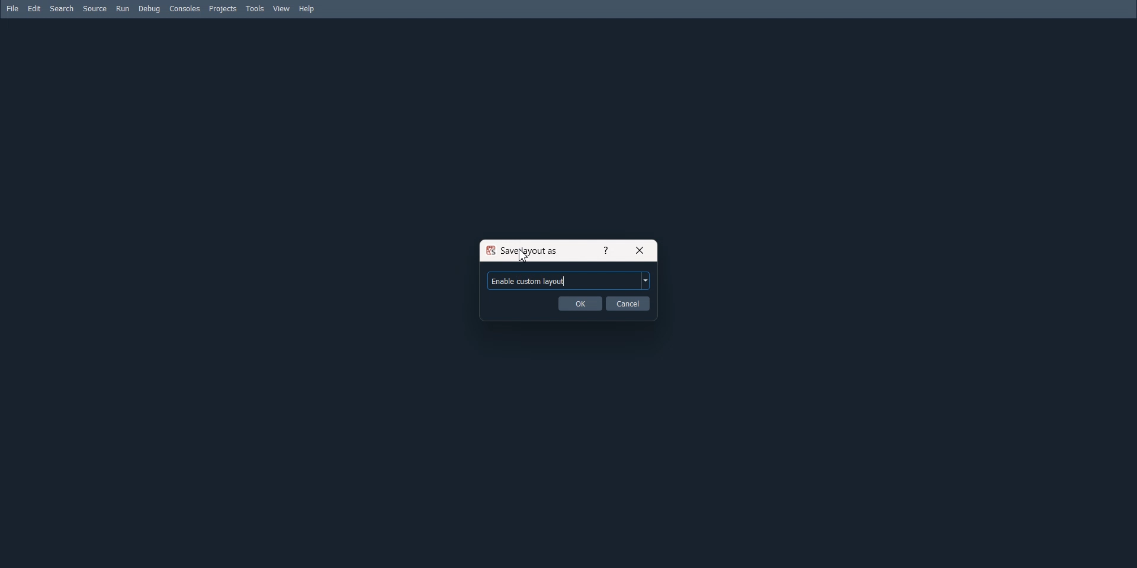 The image size is (1137, 568). What do you see at coordinates (149, 9) in the screenshot?
I see `Debug` at bounding box center [149, 9].